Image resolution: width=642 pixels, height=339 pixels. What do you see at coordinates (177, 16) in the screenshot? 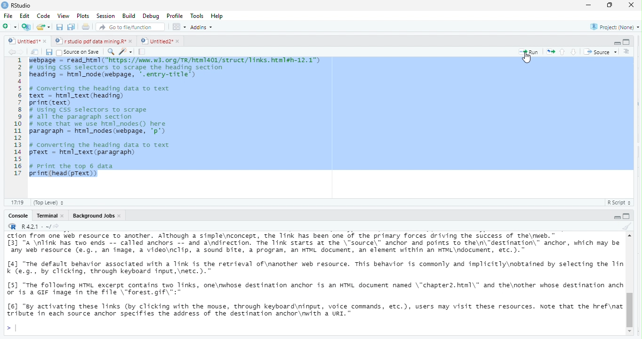
I see `Profile` at bounding box center [177, 16].